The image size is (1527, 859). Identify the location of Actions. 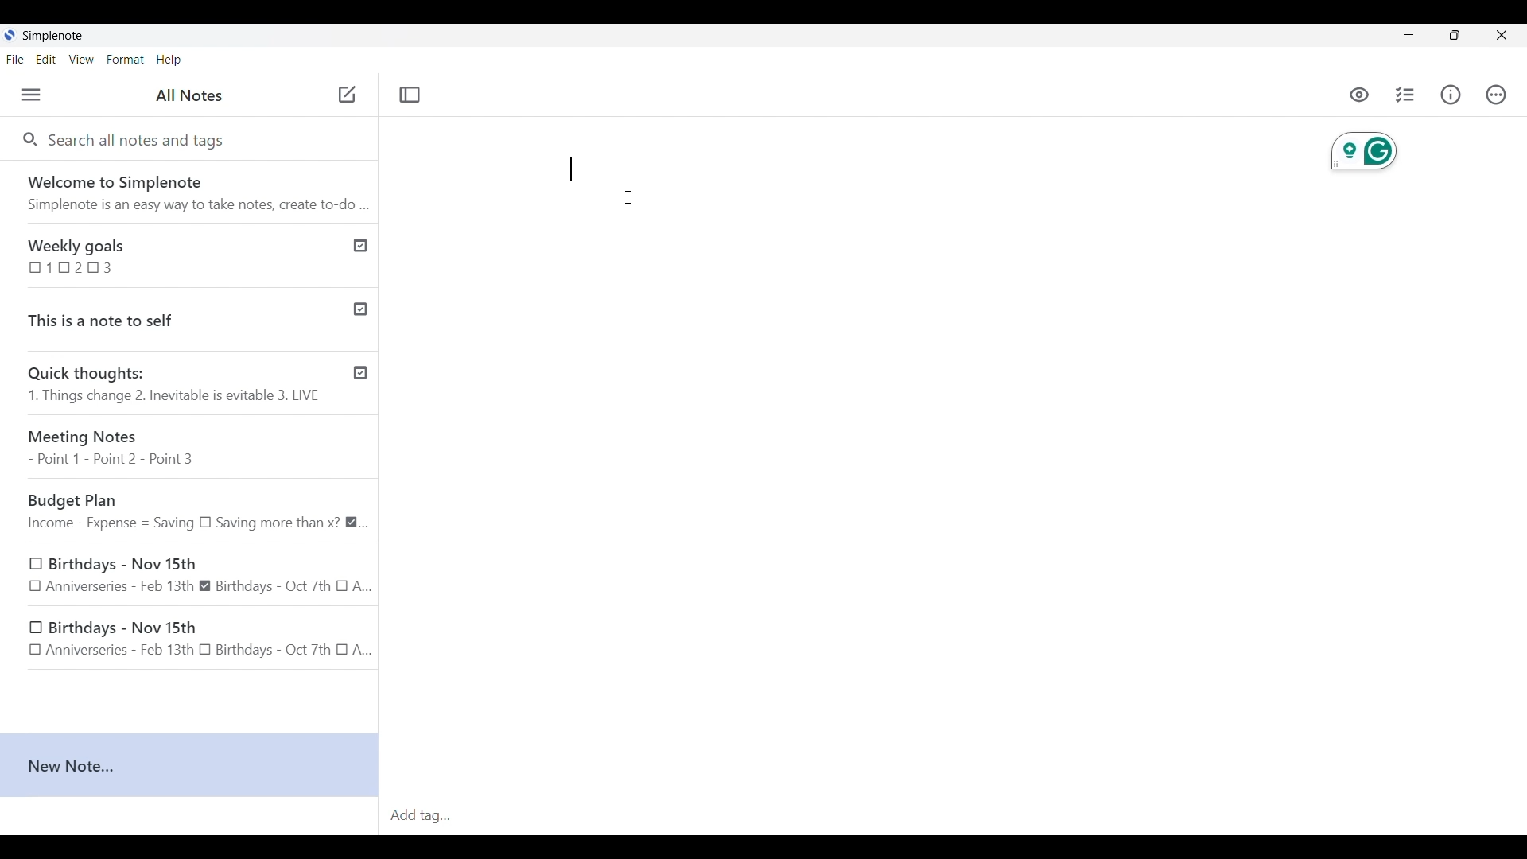
(1497, 94).